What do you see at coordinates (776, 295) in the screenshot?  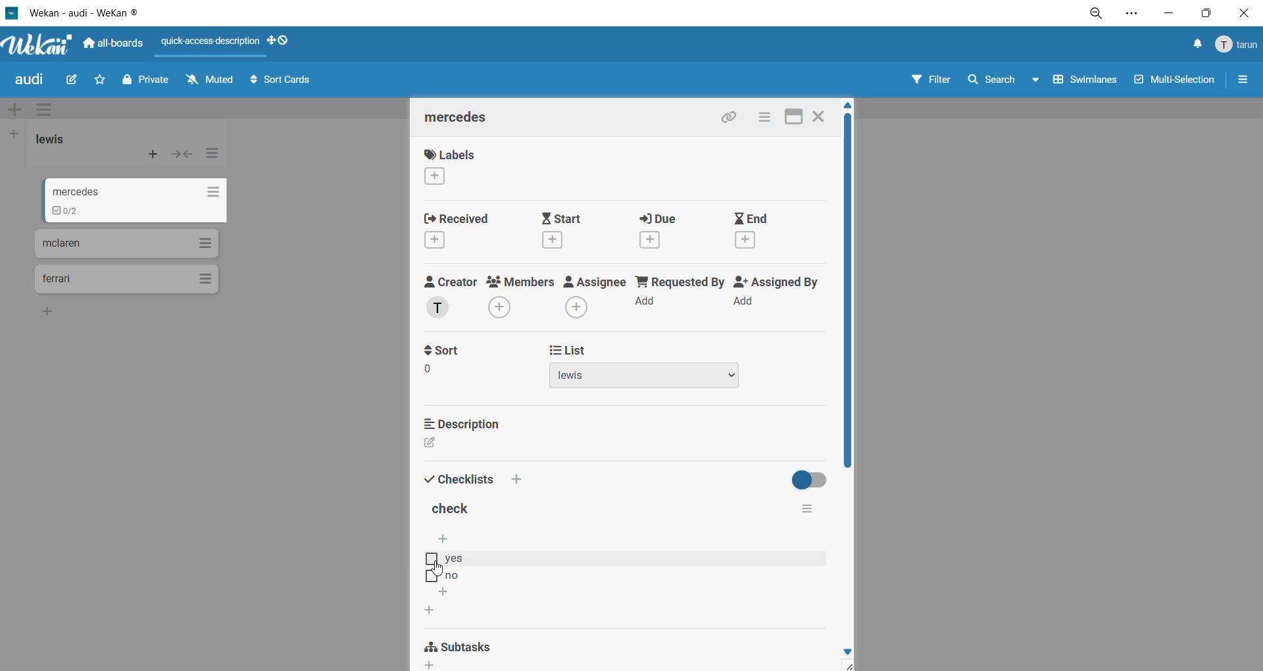 I see `assigned by` at bounding box center [776, 295].